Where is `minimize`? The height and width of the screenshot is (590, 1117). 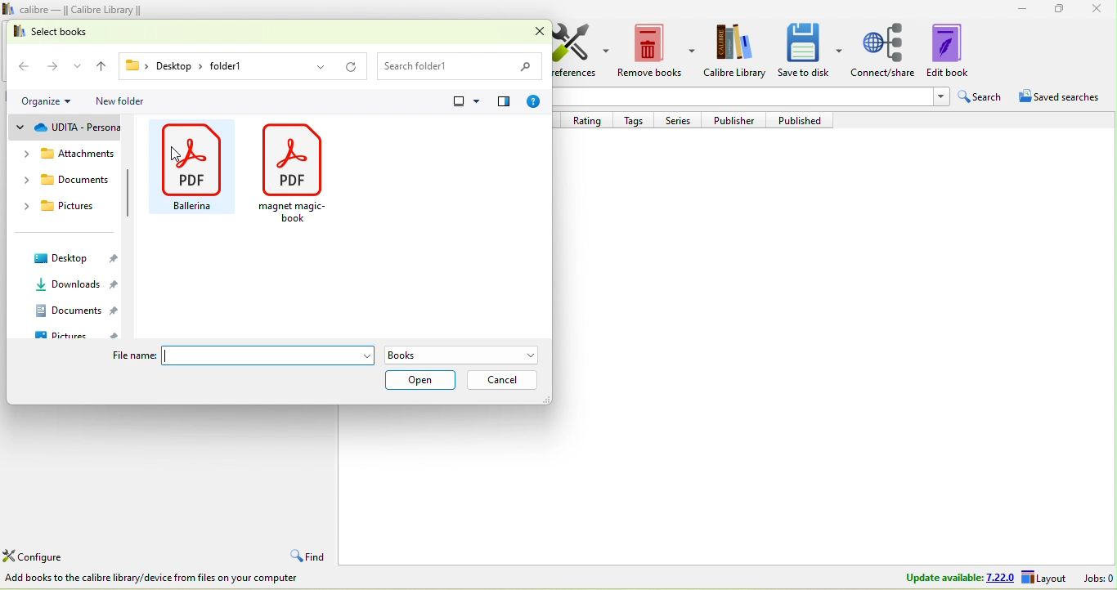
minimize is located at coordinates (1018, 9).